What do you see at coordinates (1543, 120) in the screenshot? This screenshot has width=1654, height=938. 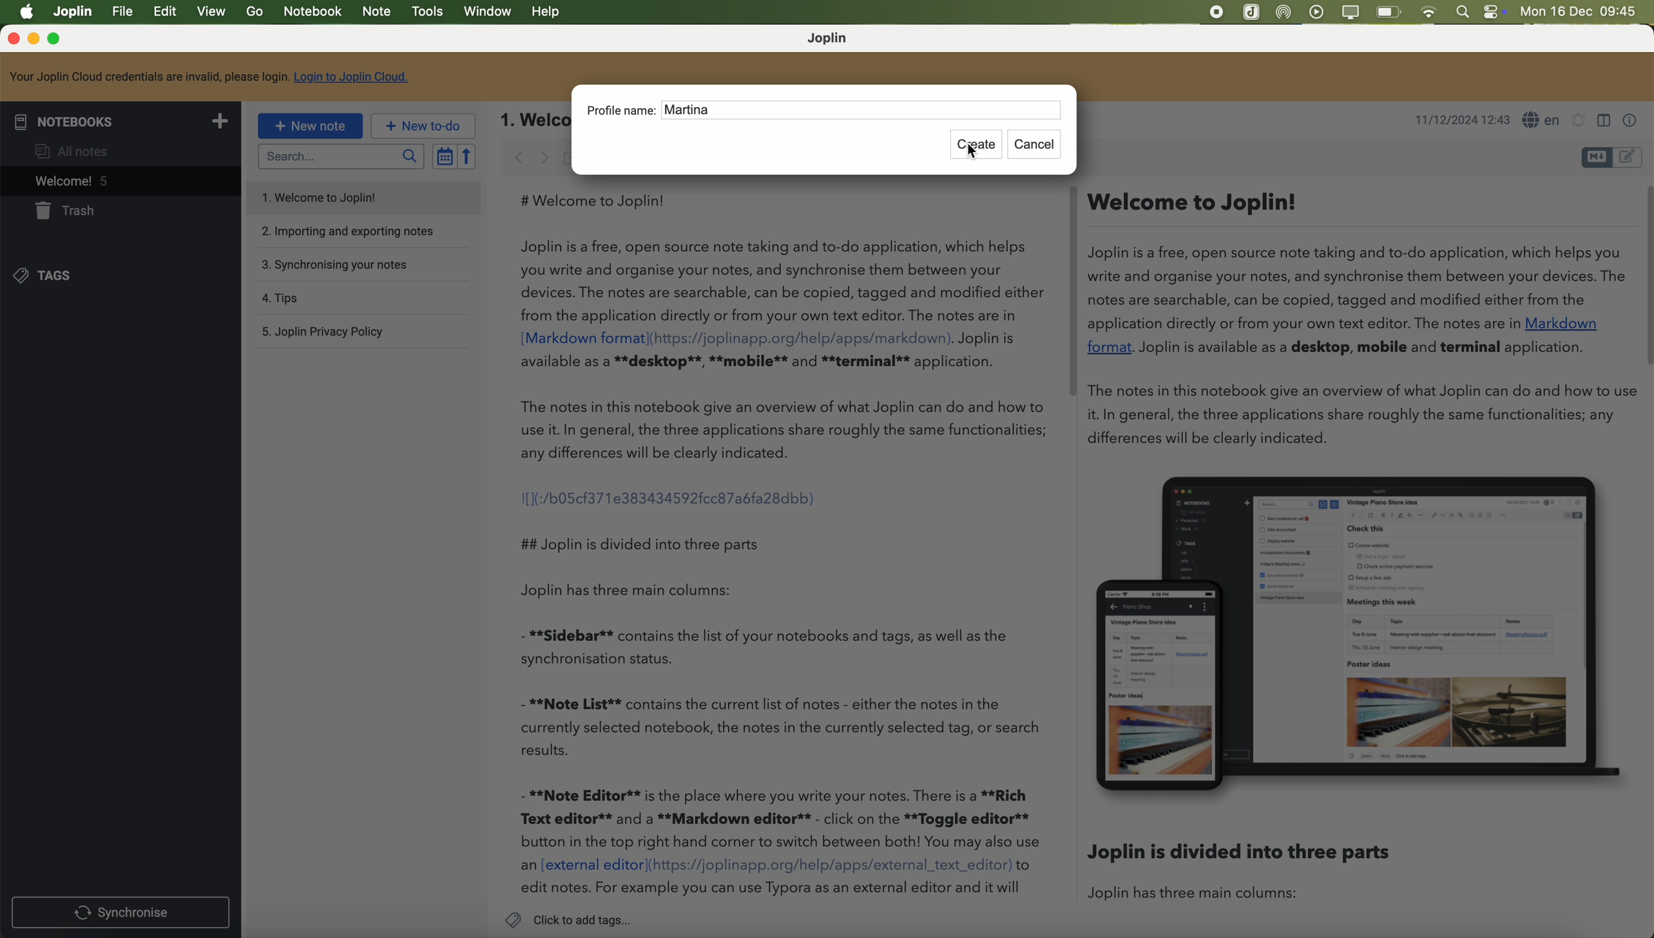 I see `language` at bounding box center [1543, 120].